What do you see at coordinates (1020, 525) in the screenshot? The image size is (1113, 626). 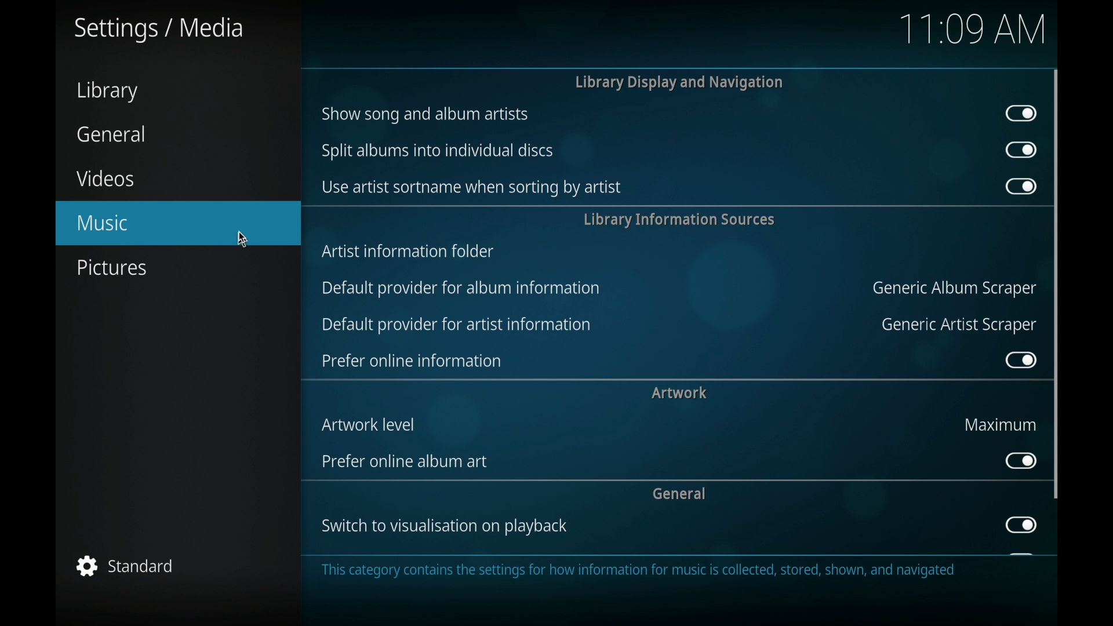 I see `toggle button` at bounding box center [1020, 525].